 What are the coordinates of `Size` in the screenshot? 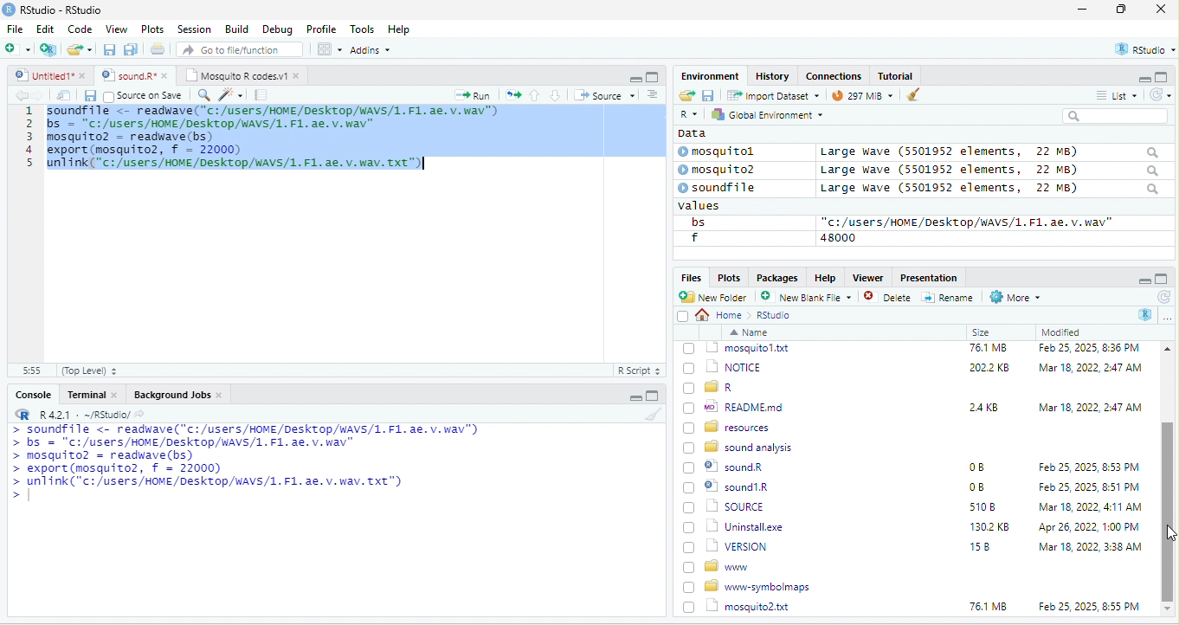 It's located at (982, 333).